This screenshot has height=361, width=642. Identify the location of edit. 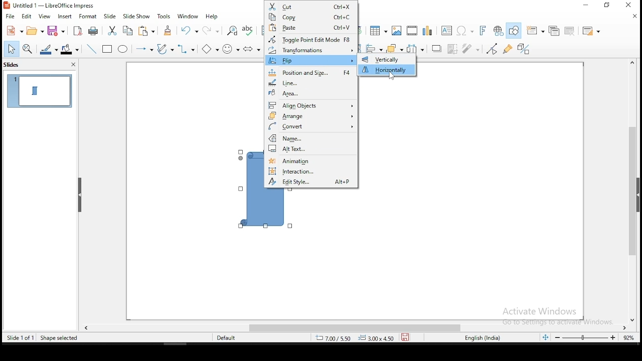
(26, 17).